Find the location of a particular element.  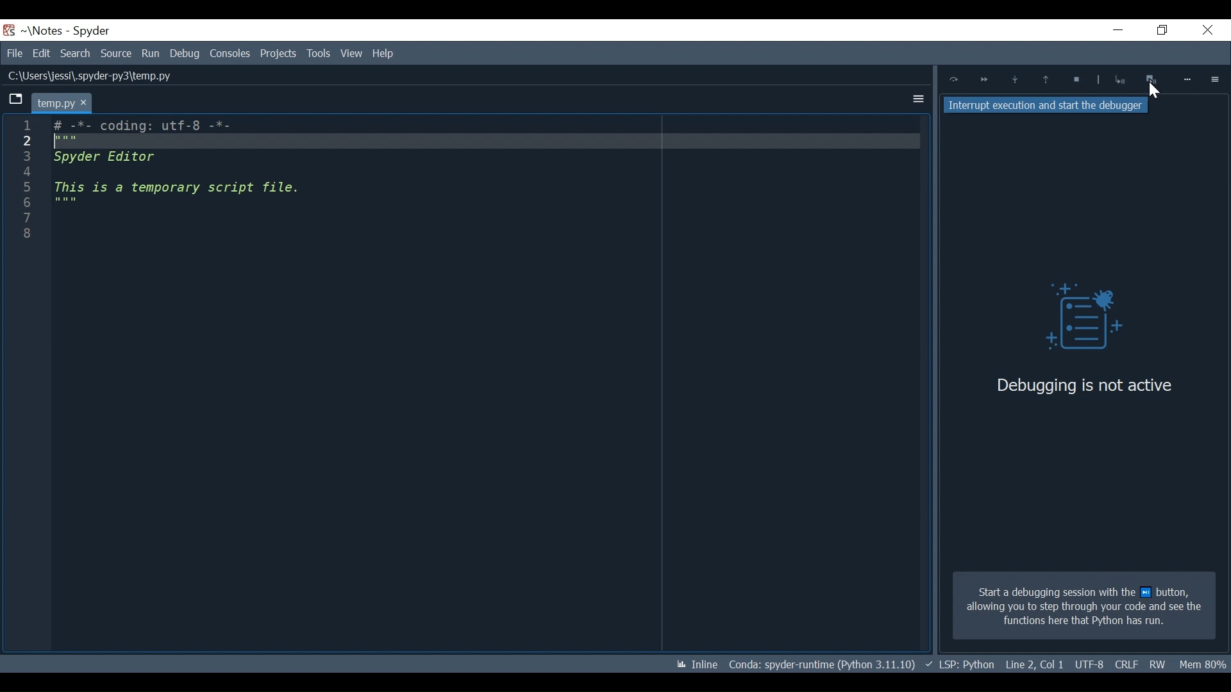

Cursor is located at coordinates (1154, 90).